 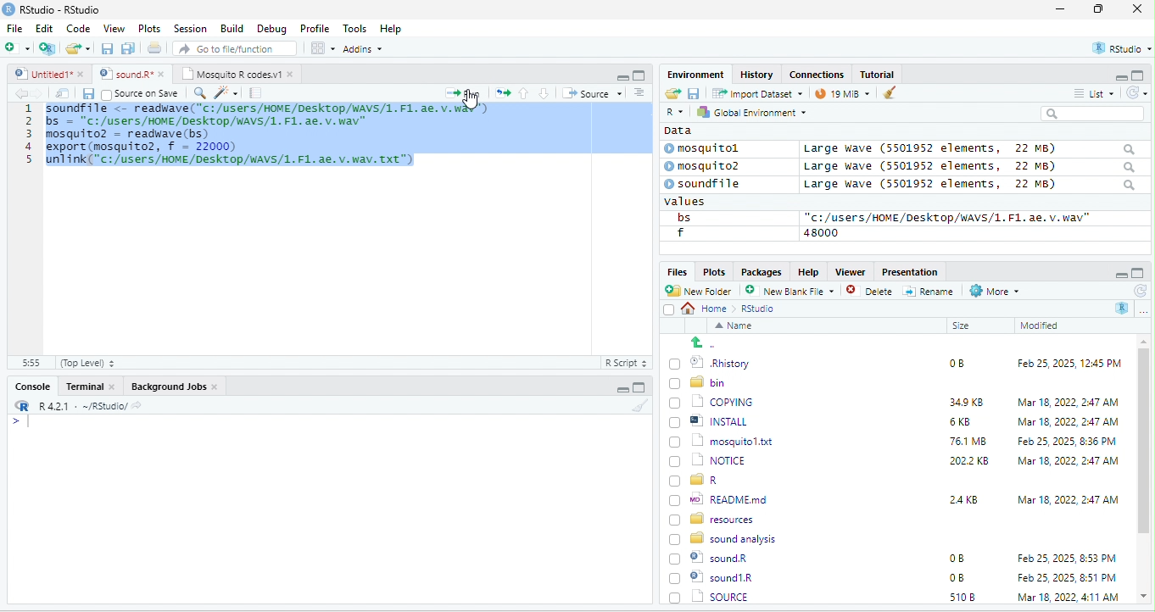 What do you see at coordinates (1137, 10) in the screenshot?
I see `close` at bounding box center [1137, 10].